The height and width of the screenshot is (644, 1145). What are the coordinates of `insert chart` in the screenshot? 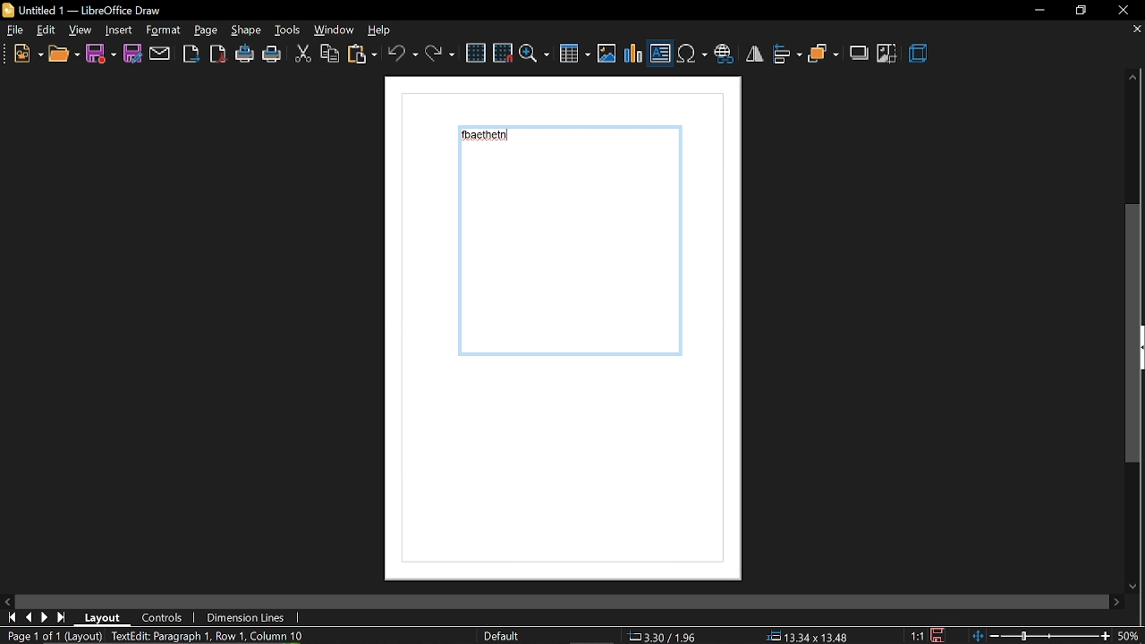 It's located at (634, 55).